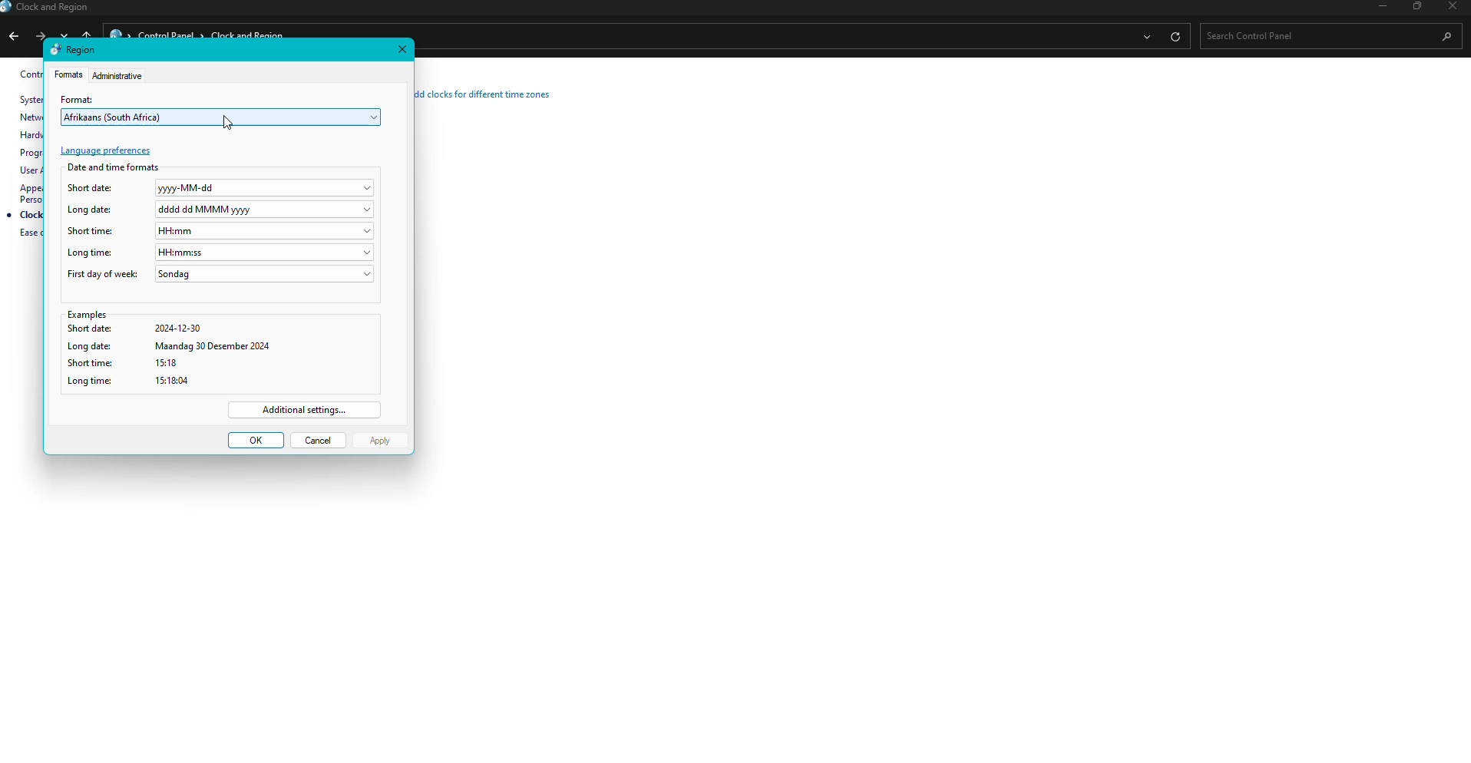 The width and height of the screenshot is (1471, 763). What do you see at coordinates (402, 48) in the screenshot?
I see `Close` at bounding box center [402, 48].